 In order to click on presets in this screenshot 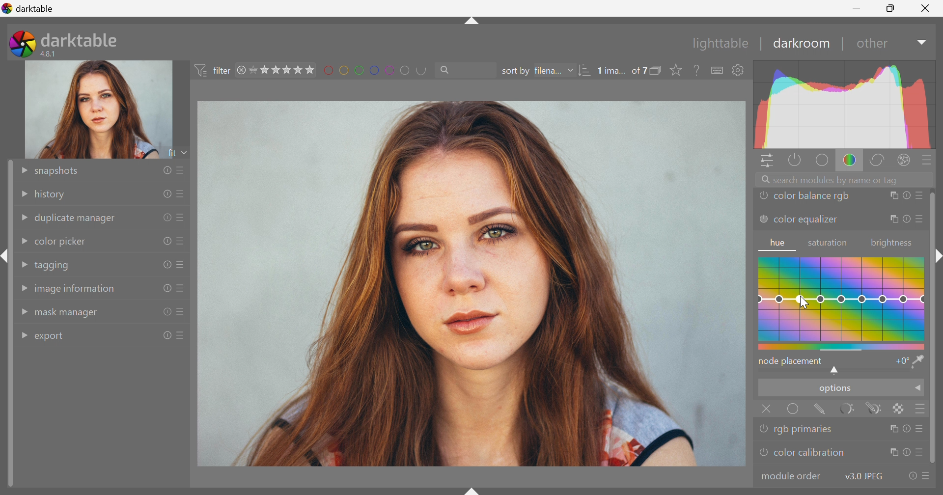, I will do `click(927, 477)`.